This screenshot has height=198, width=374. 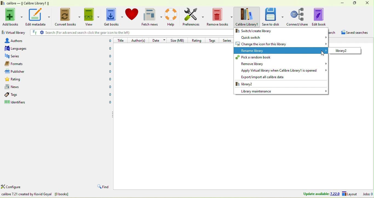 What do you see at coordinates (281, 44) in the screenshot?
I see `change the icon for this library` at bounding box center [281, 44].